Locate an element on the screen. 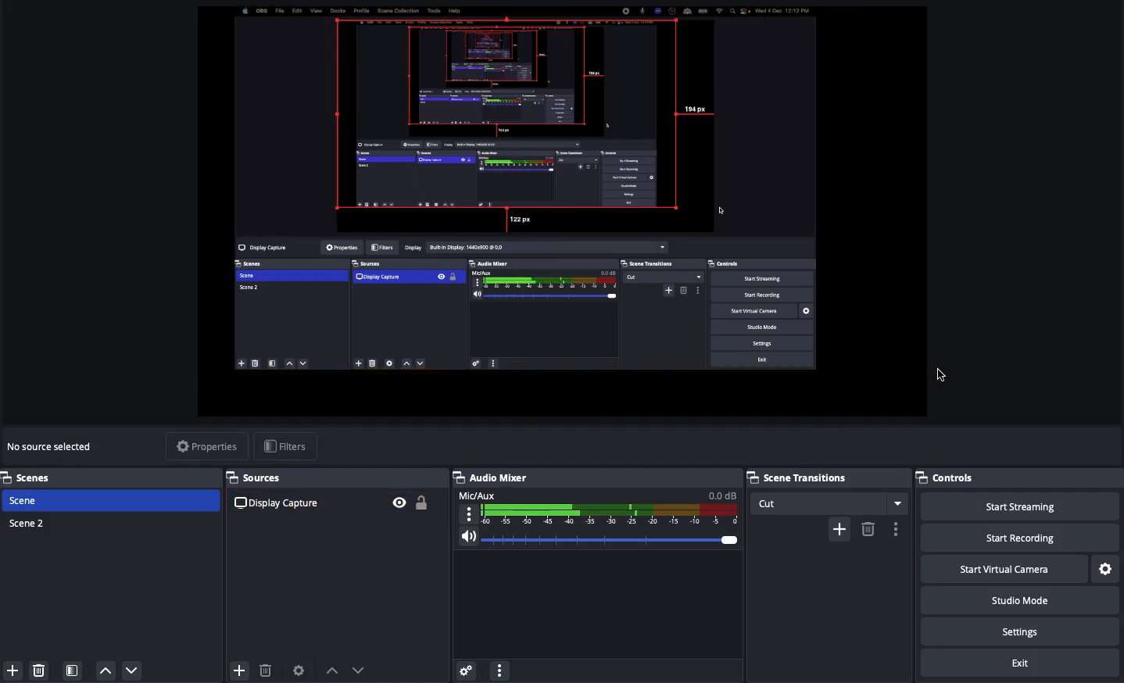  Scenes is located at coordinates (35, 477).